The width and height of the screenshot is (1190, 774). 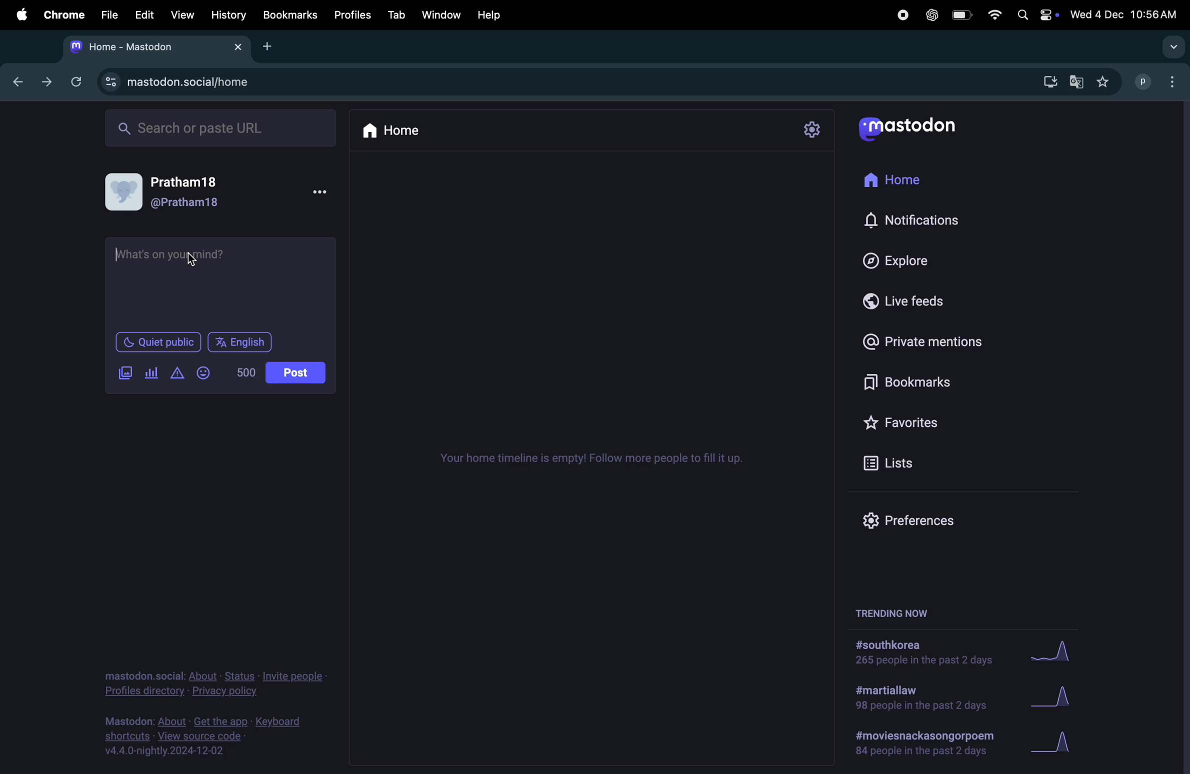 What do you see at coordinates (922, 652) in the screenshot?
I see `#south korea` at bounding box center [922, 652].